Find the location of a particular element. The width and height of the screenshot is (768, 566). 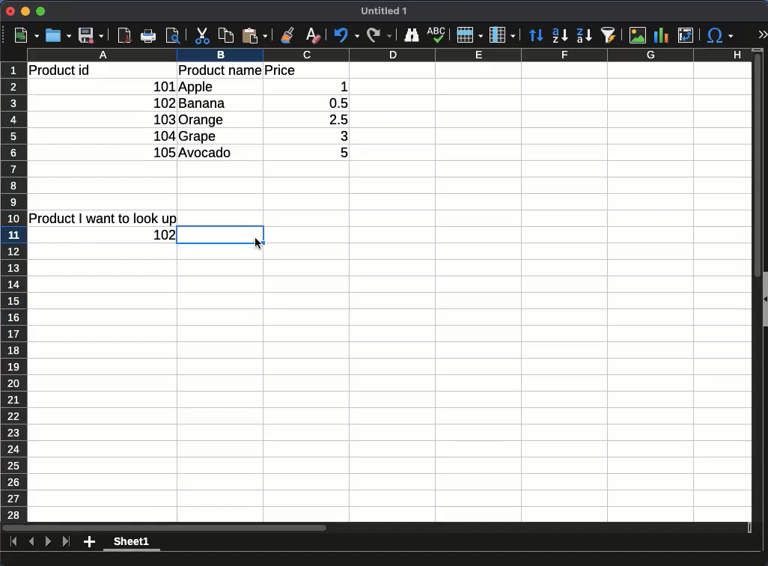

1 is located at coordinates (336, 87).